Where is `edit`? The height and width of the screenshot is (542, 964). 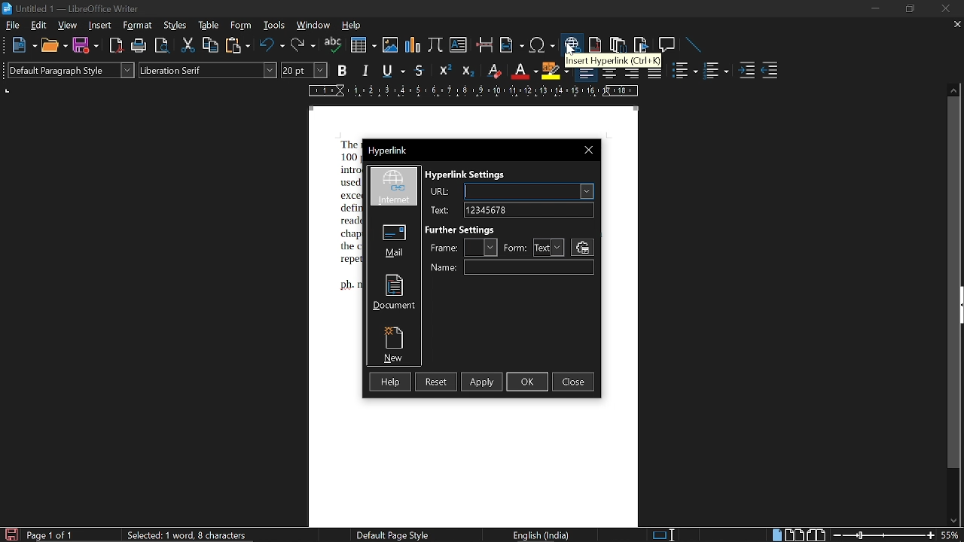 edit is located at coordinates (39, 26).